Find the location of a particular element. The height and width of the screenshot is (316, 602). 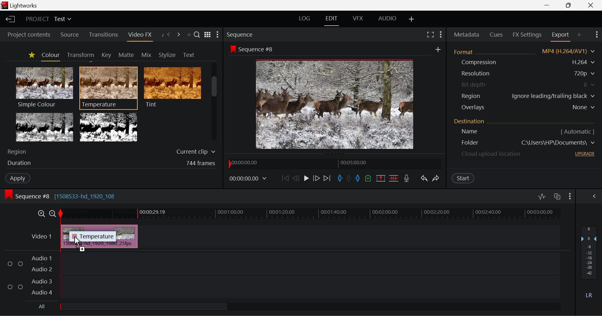

DRAG_TO Cursor Position is located at coordinates (79, 240).